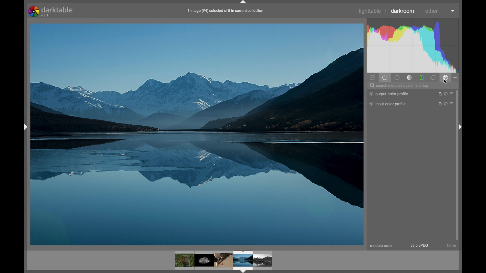 This screenshot has height=273, width=486. I want to click on more options, so click(446, 104).